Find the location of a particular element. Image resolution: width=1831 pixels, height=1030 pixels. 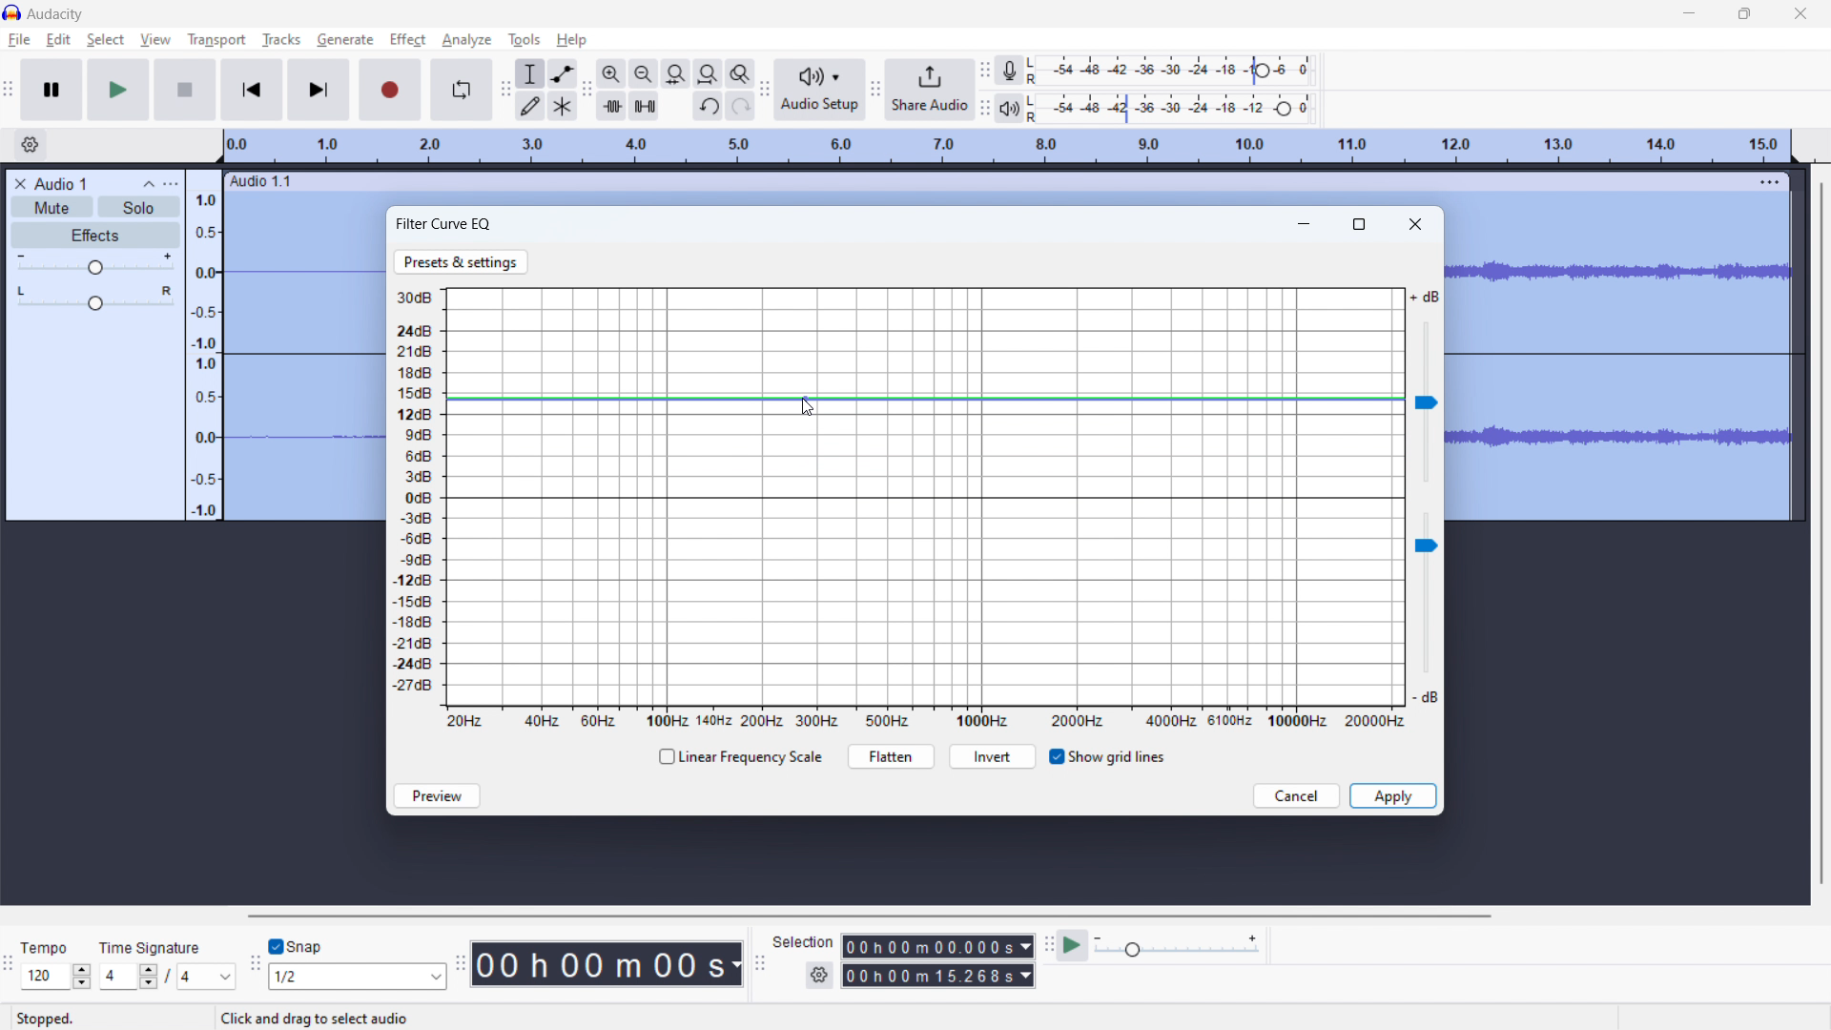

edit is located at coordinates (59, 40).